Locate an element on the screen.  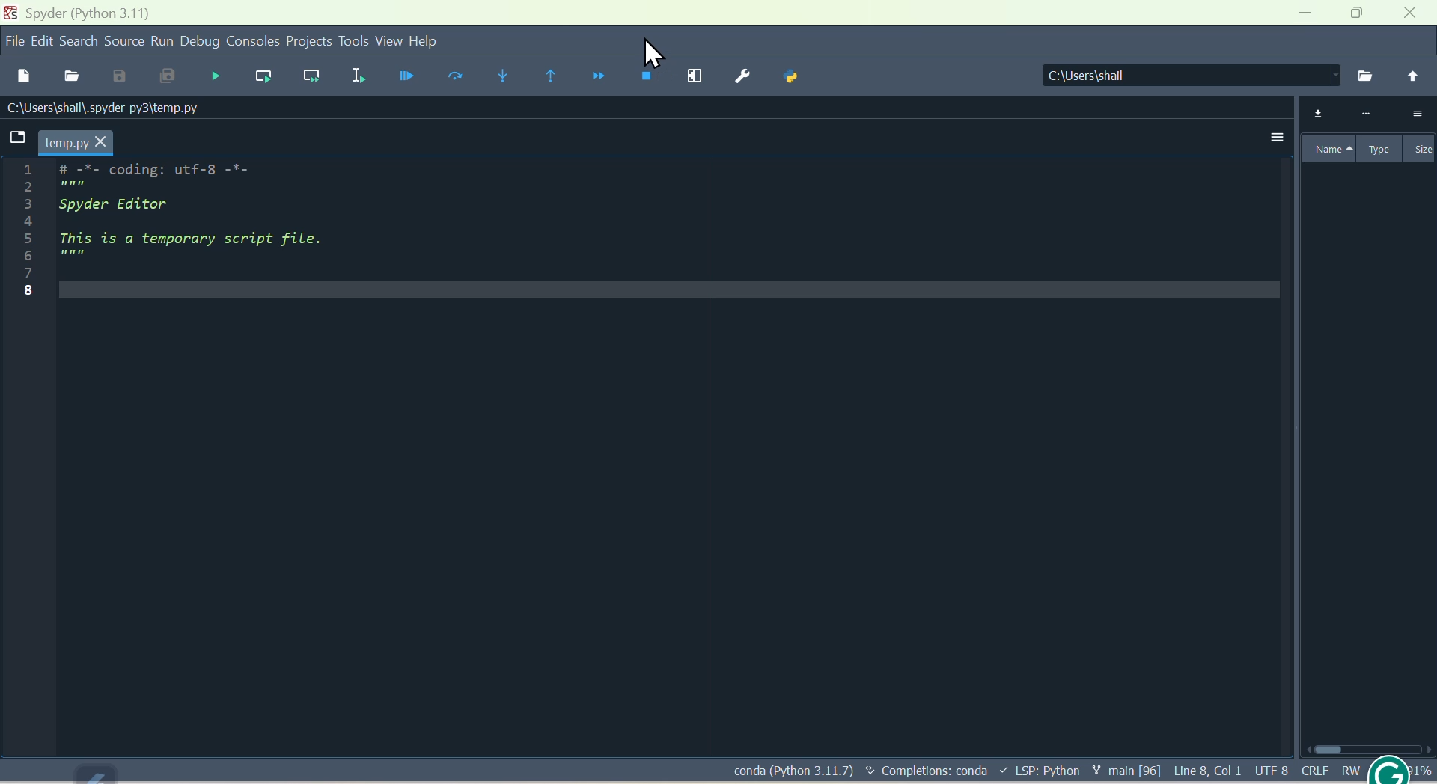
Spyder (python 3.11) is located at coordinates (85, 12).